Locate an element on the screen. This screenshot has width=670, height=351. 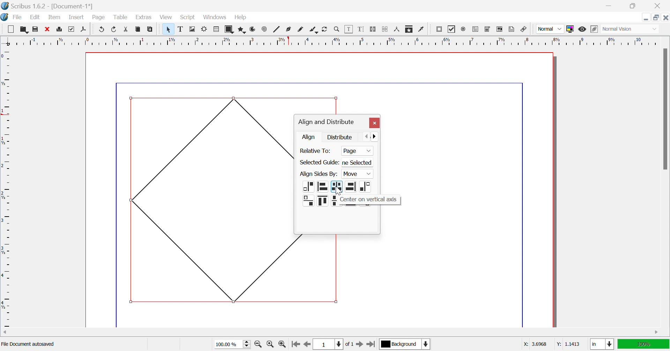
PDF push button is located at coordinates (440, 29).